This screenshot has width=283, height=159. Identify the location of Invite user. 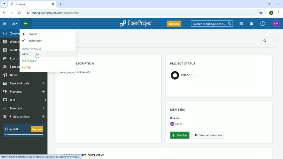
(33, 41).